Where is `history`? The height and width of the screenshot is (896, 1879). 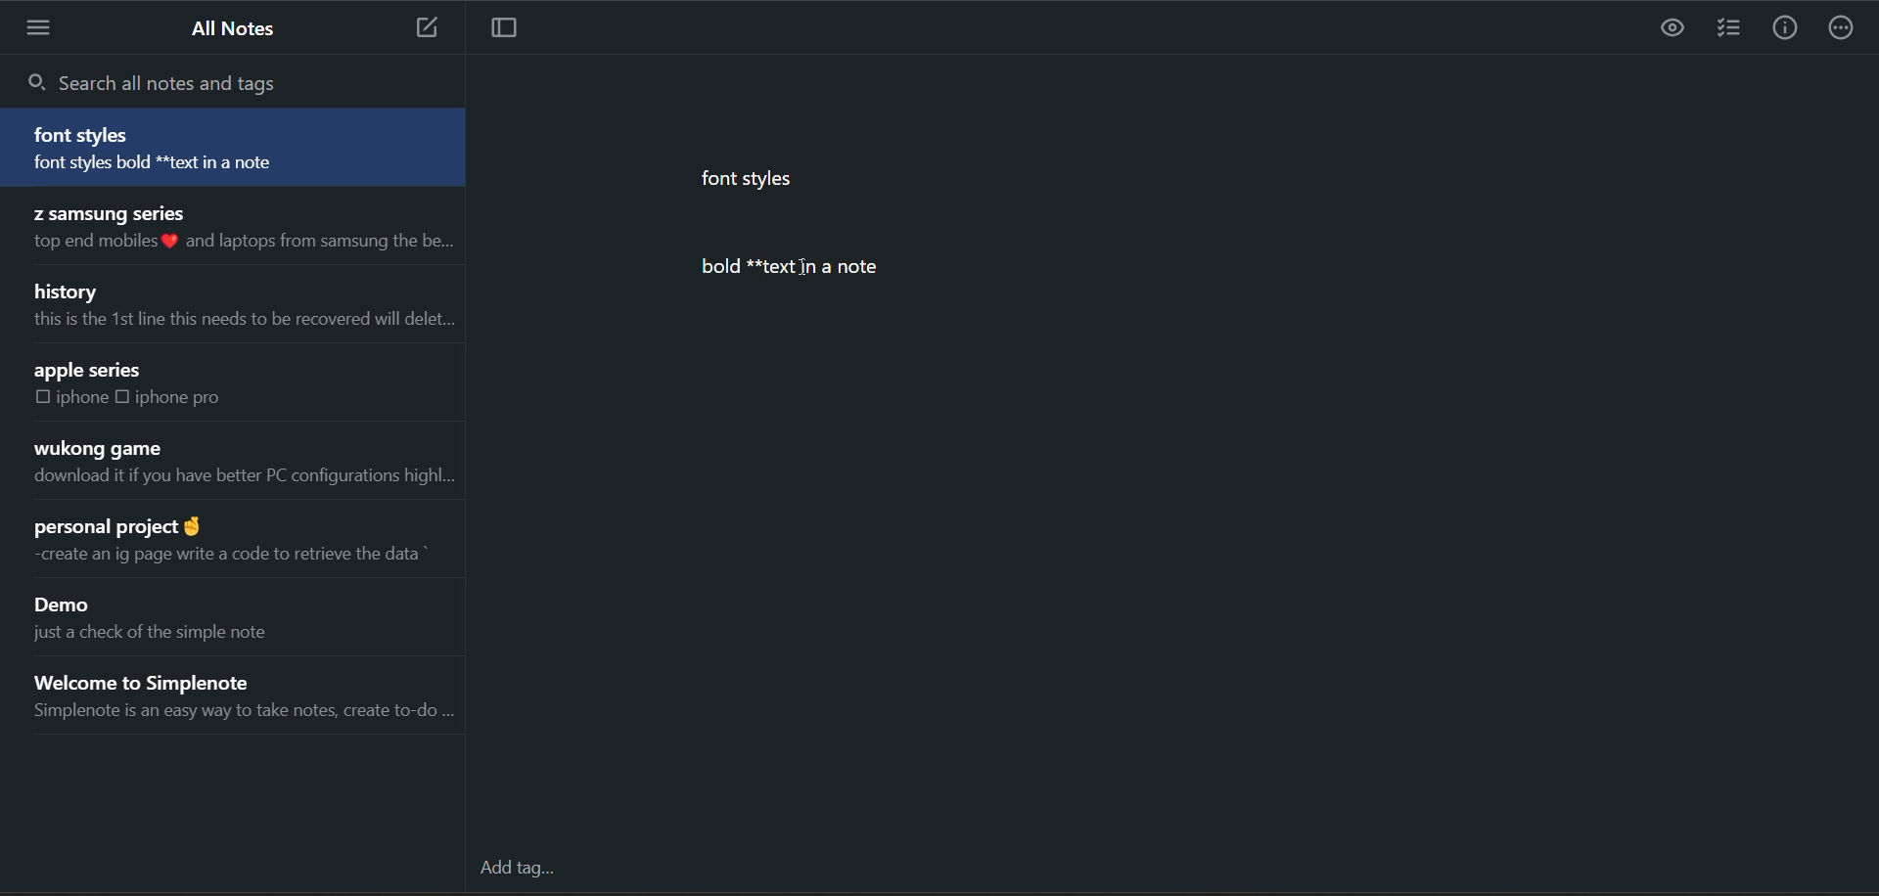 history is located at coordinates (69, 290).